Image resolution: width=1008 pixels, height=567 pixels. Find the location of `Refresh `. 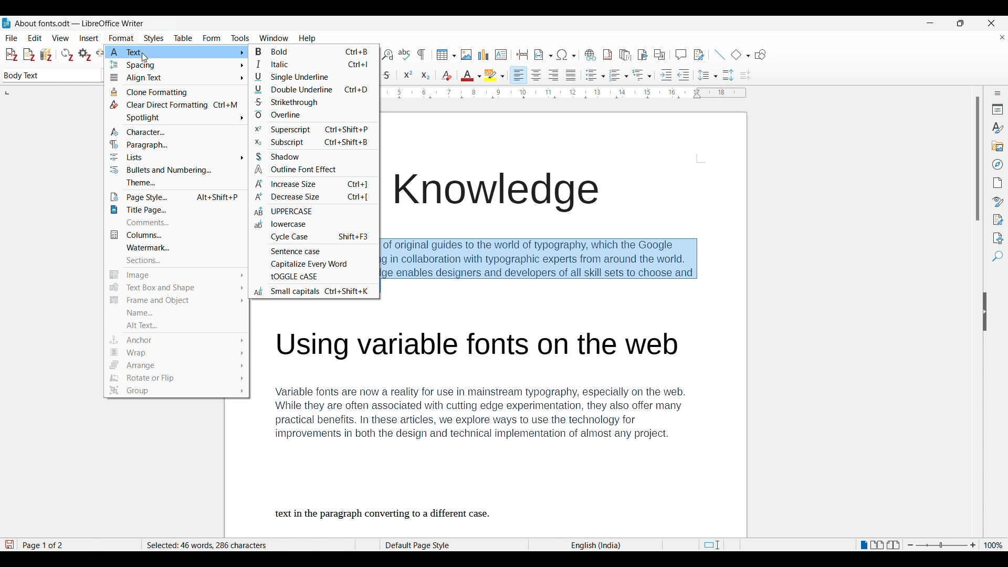

Refresh  is located at coordinates (67, 55).